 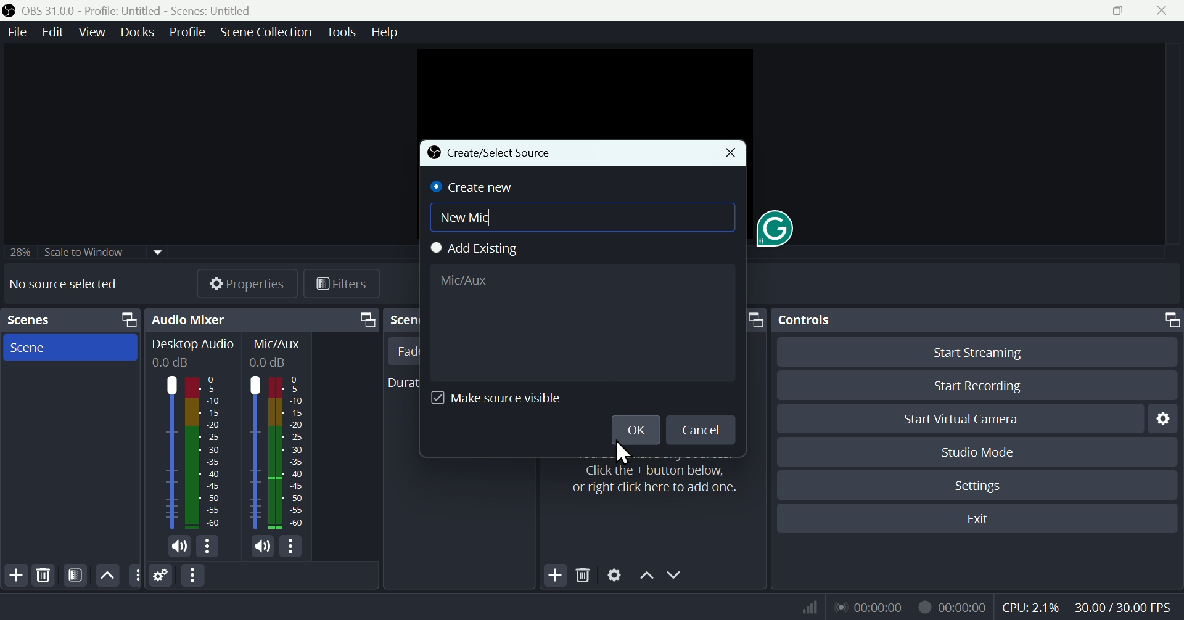 I want to click on Close, so click(x=729, y=153).